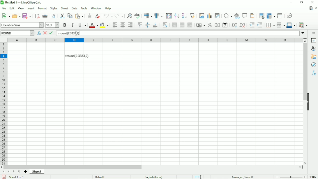 The image size is (318, 179). What do you see at coordinates (314, 57) in the screenshot?
I see `Gallery` at bounding box center [314, 57].